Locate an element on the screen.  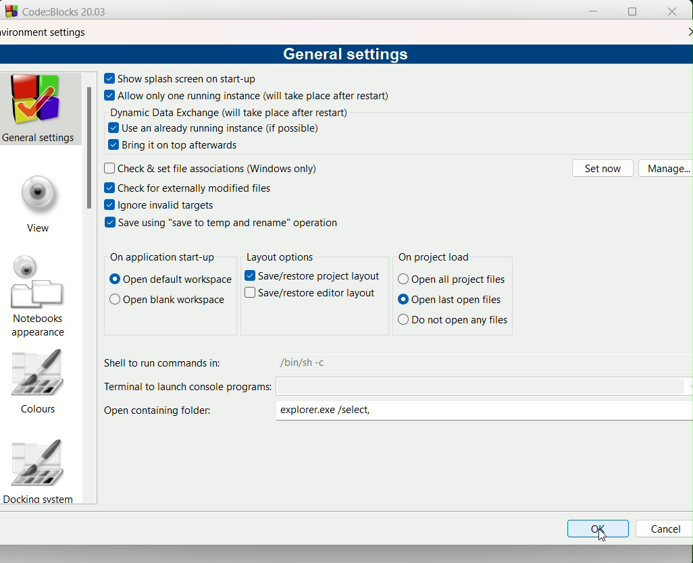
open default workspace is located at coordinates (169, 282).